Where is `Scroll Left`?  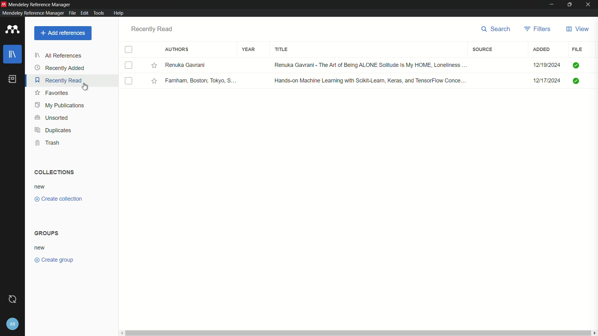 Scroll Left is located at coordinates (122, 334).